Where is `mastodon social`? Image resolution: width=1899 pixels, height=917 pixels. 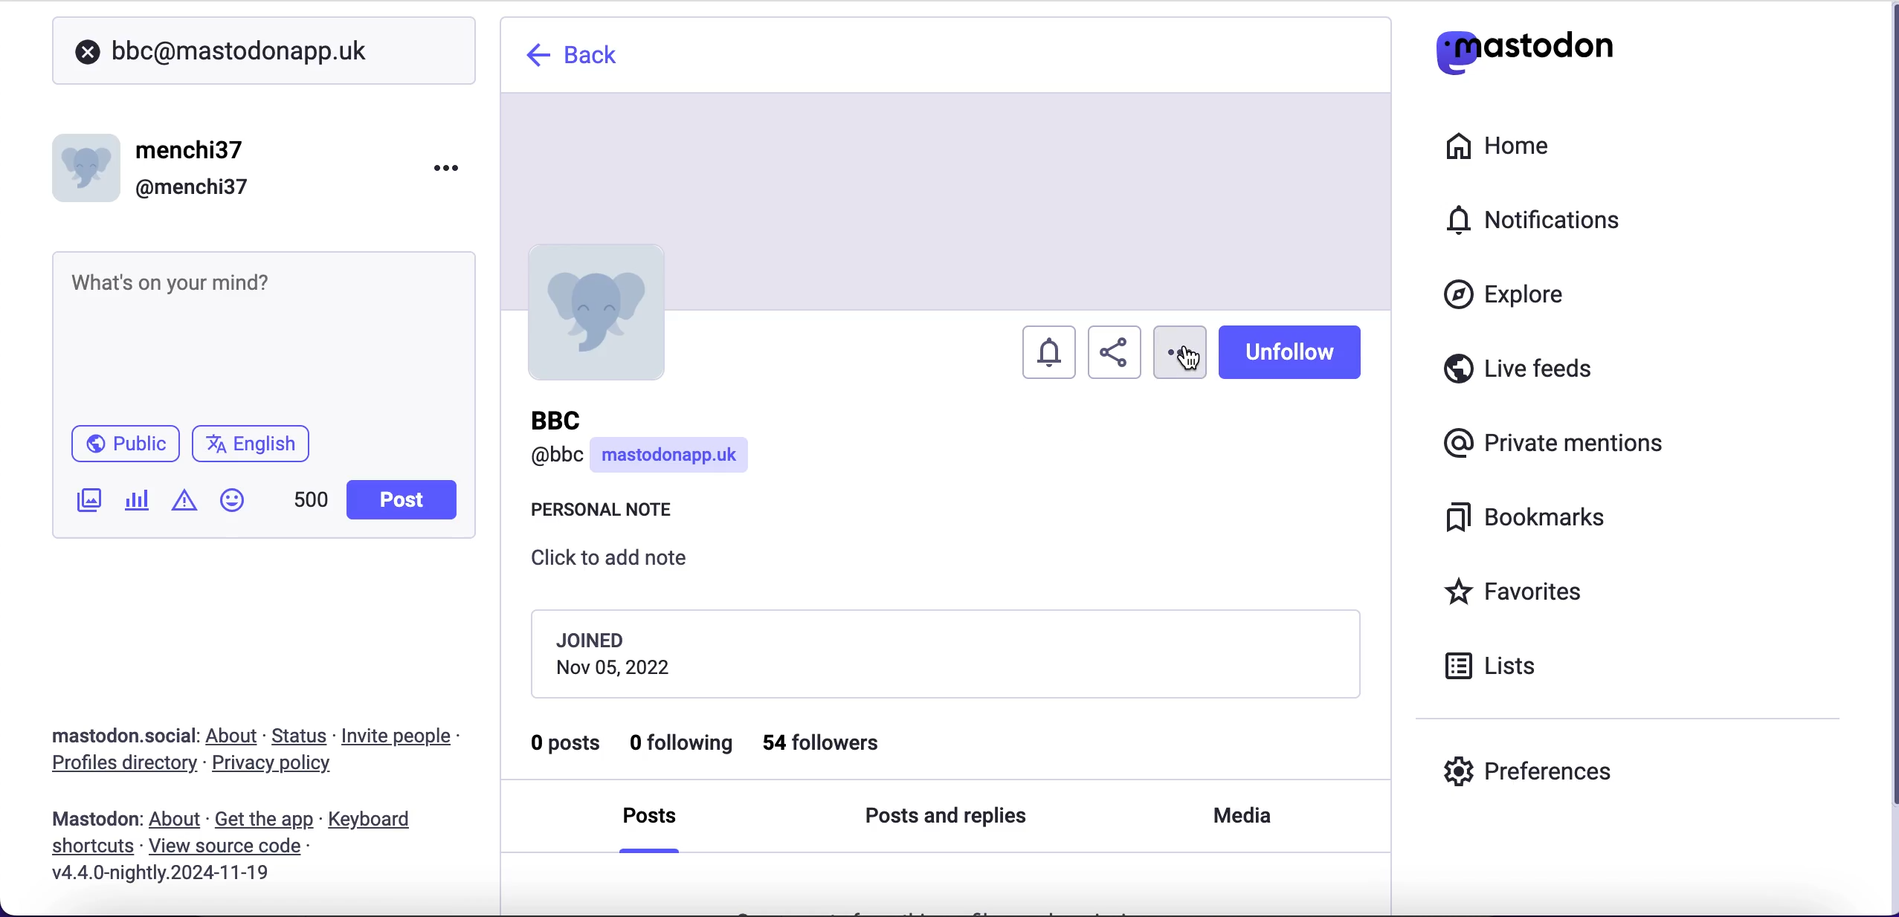
mastodon social is located at coordinates (104, 736).